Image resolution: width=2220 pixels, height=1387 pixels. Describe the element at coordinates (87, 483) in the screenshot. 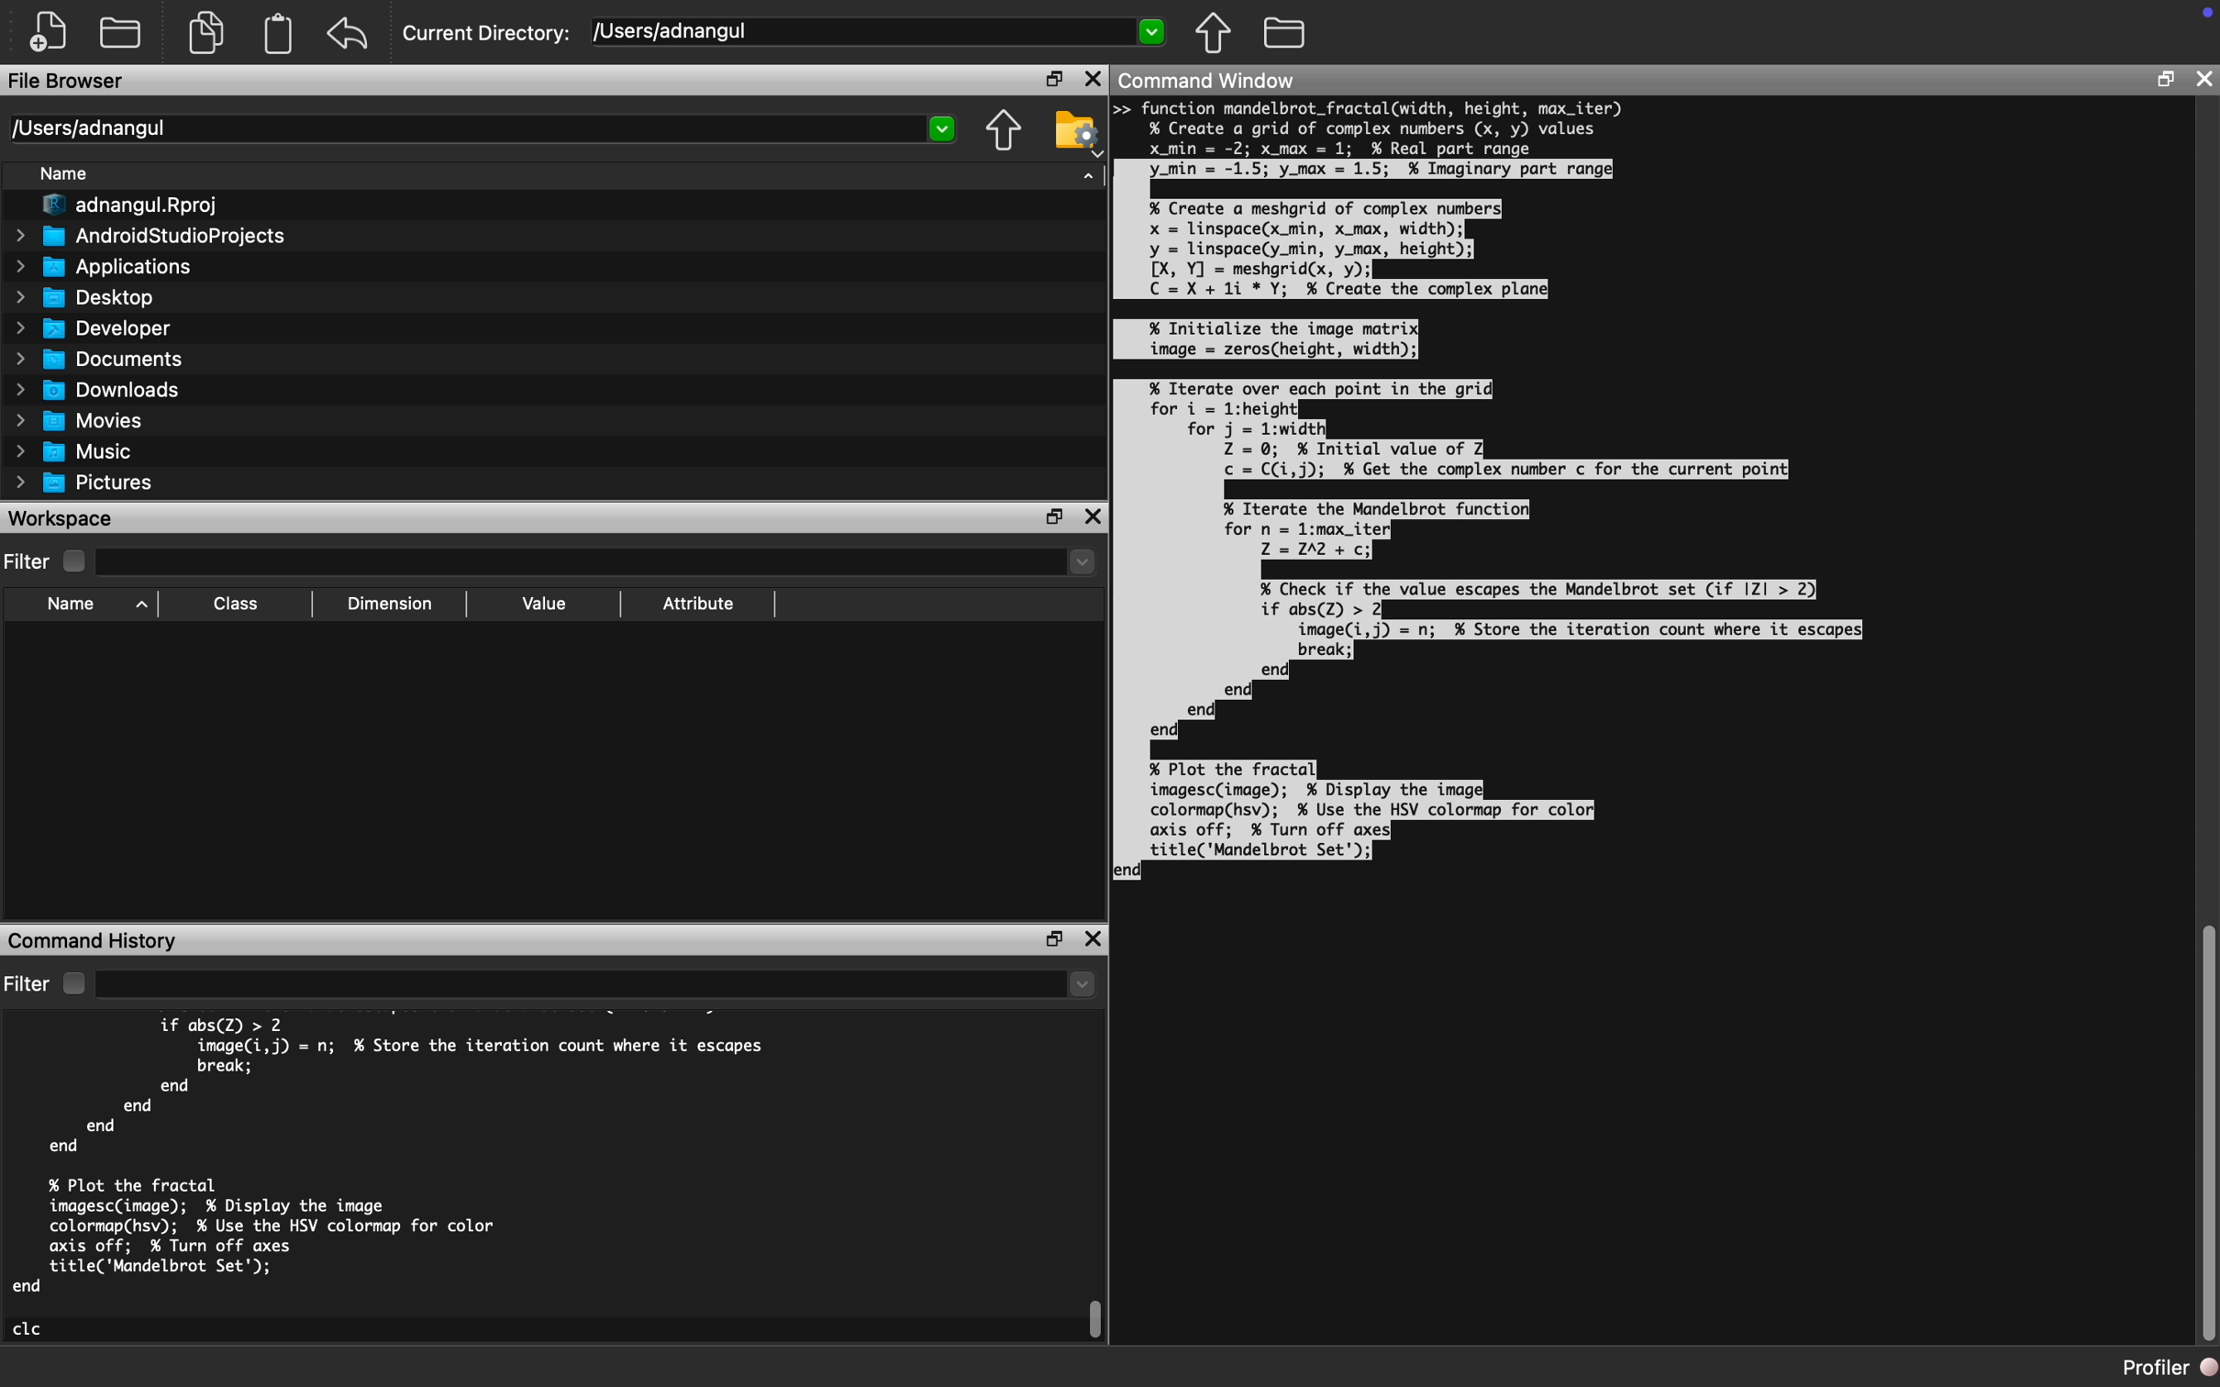

I see `Pictures` at that location.